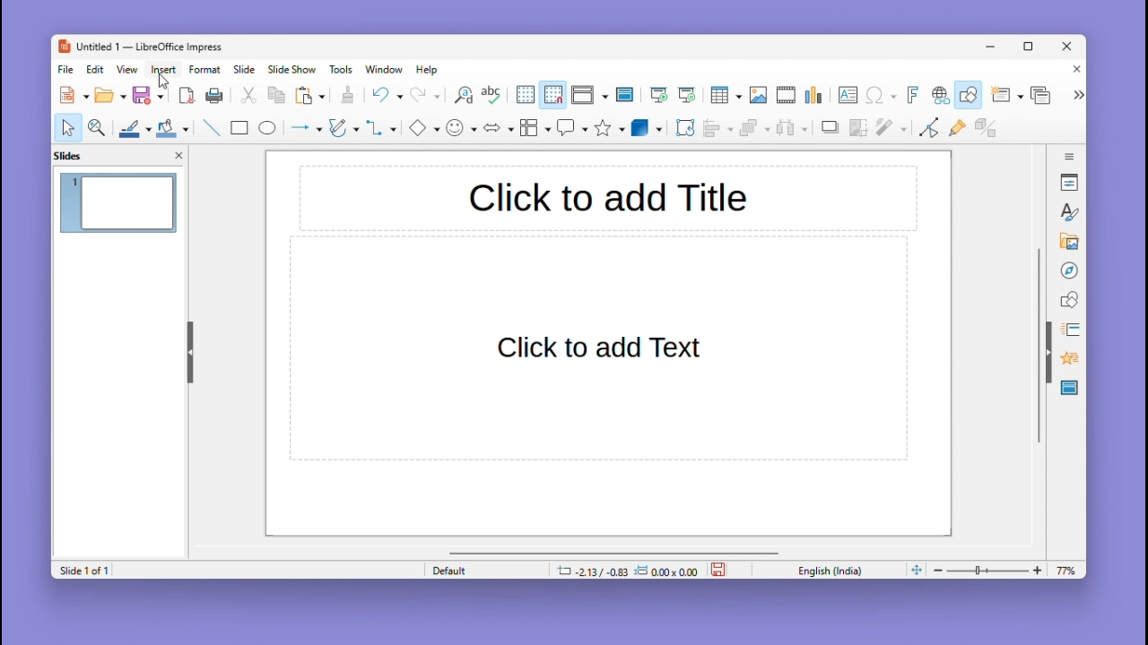  I want to click on English, so click(834, 570).